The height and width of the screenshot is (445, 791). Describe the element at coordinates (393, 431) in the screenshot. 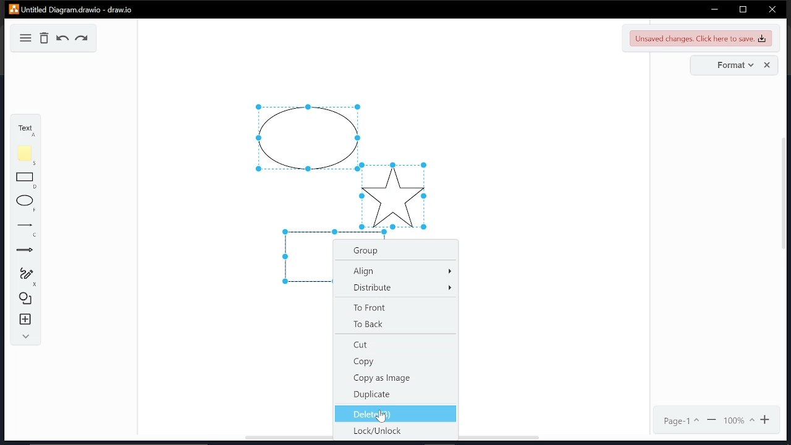

I see `lock/unlock` at that location.